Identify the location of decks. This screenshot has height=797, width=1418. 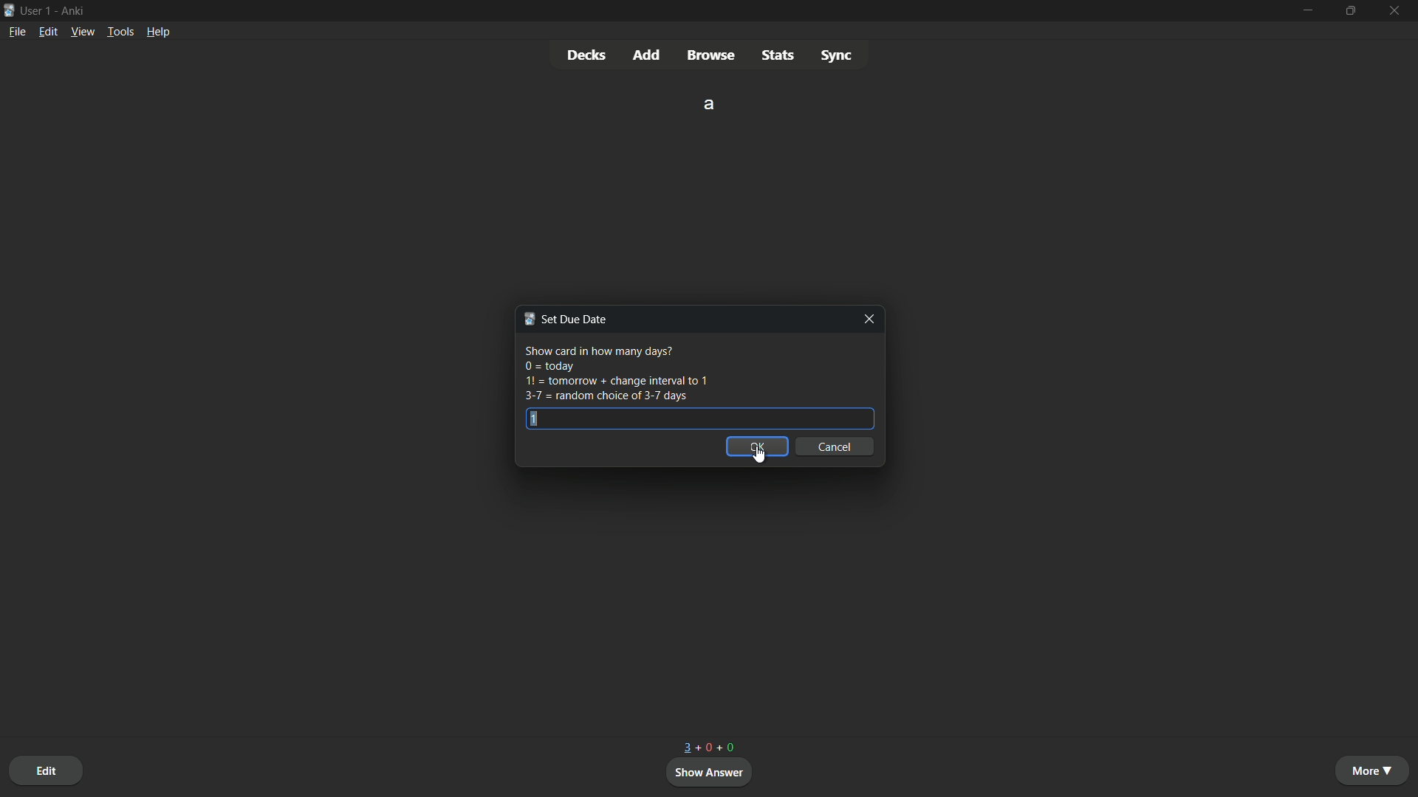
(586, 54).